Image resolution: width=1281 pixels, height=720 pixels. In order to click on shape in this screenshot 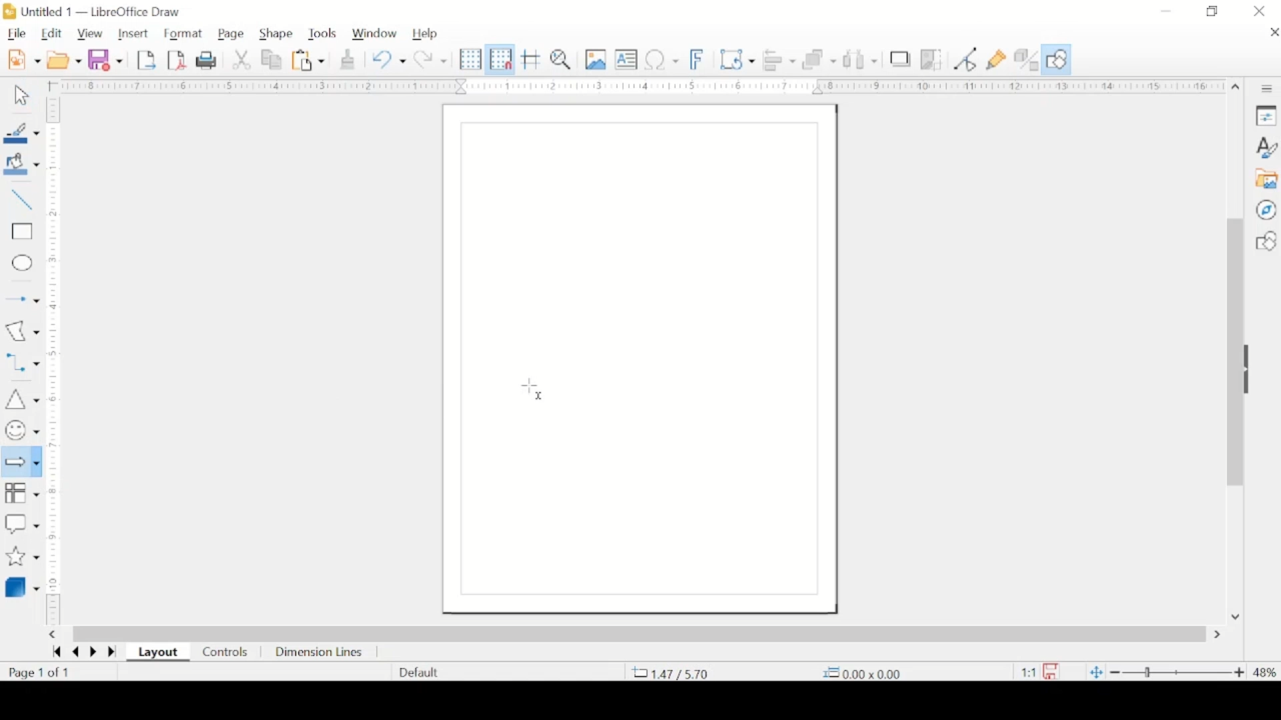, I will do `click(276, 34)`.